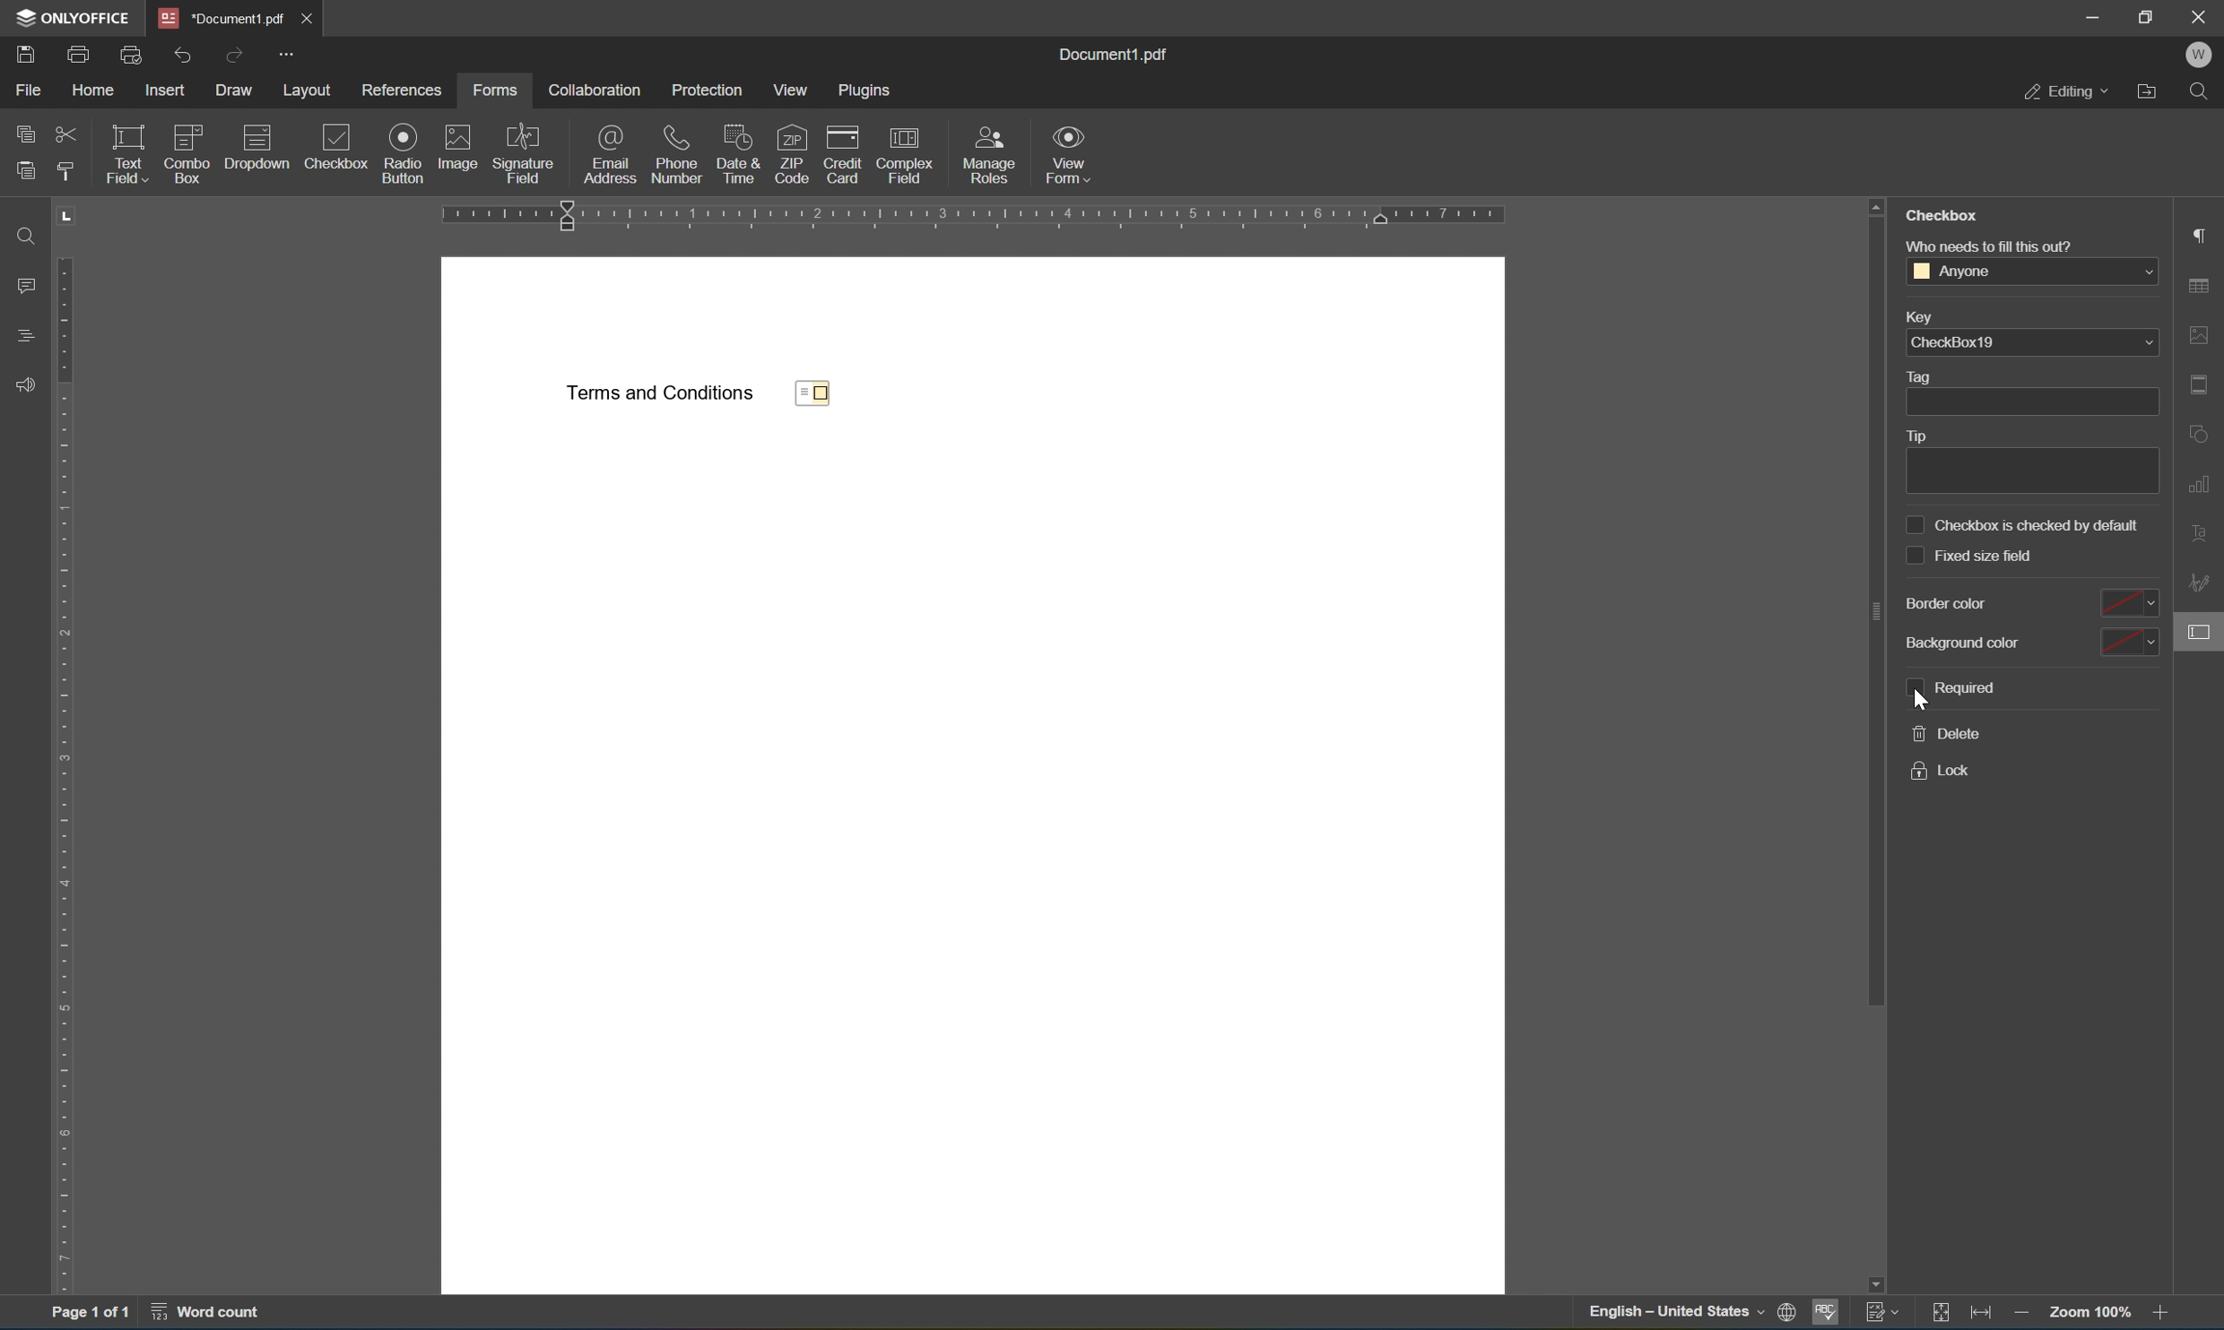  I want to click on English ~ United States, so click(1667, 1313).